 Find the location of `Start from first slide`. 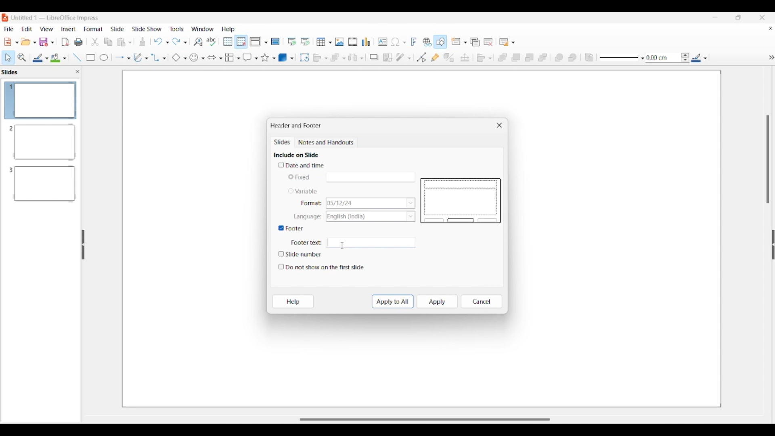

Start from first slide is located at coordinates (292, 42).